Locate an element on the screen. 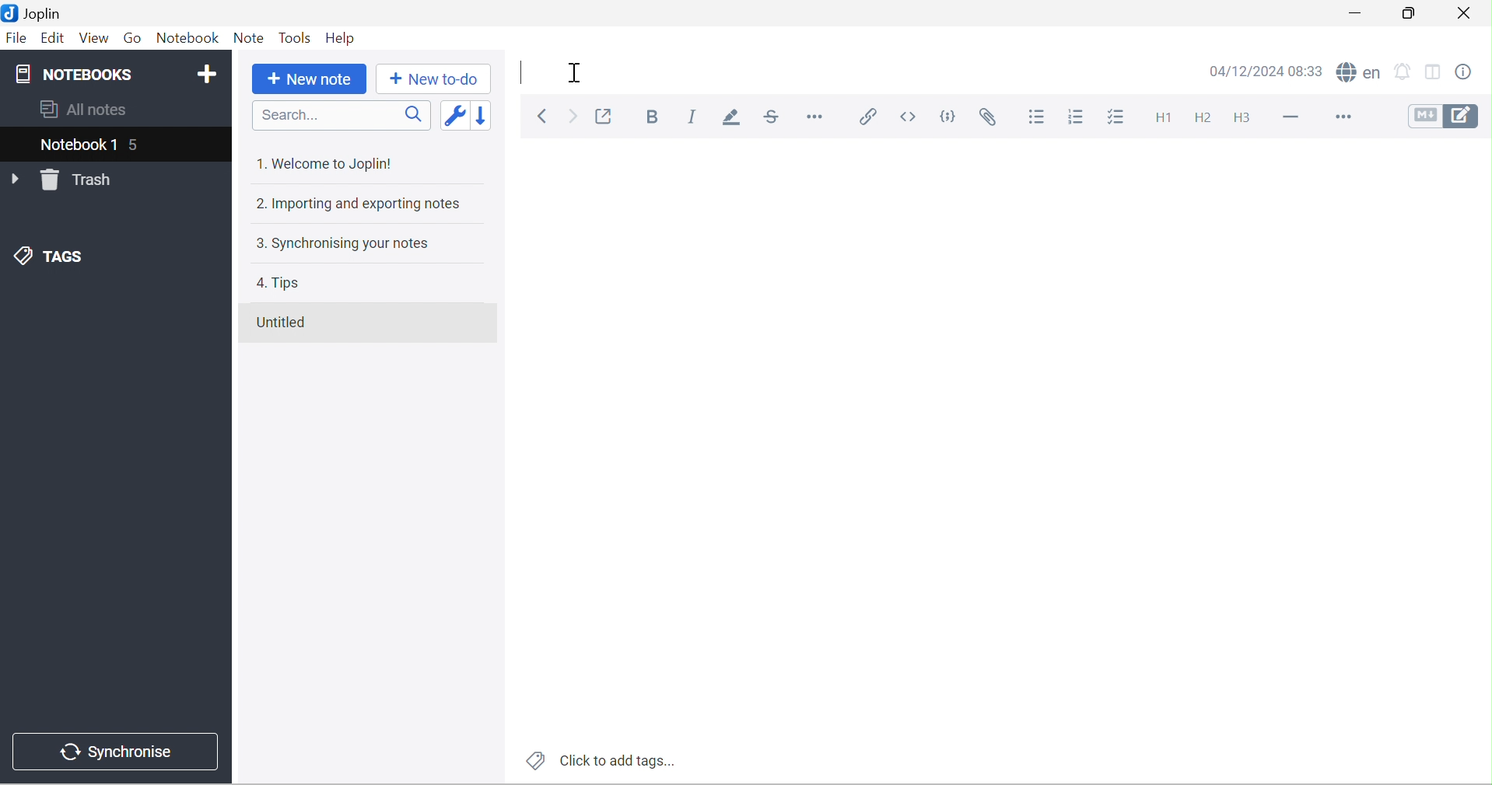 The image size is (1492, 785). Drop Down is located at coordinates (13, 180).